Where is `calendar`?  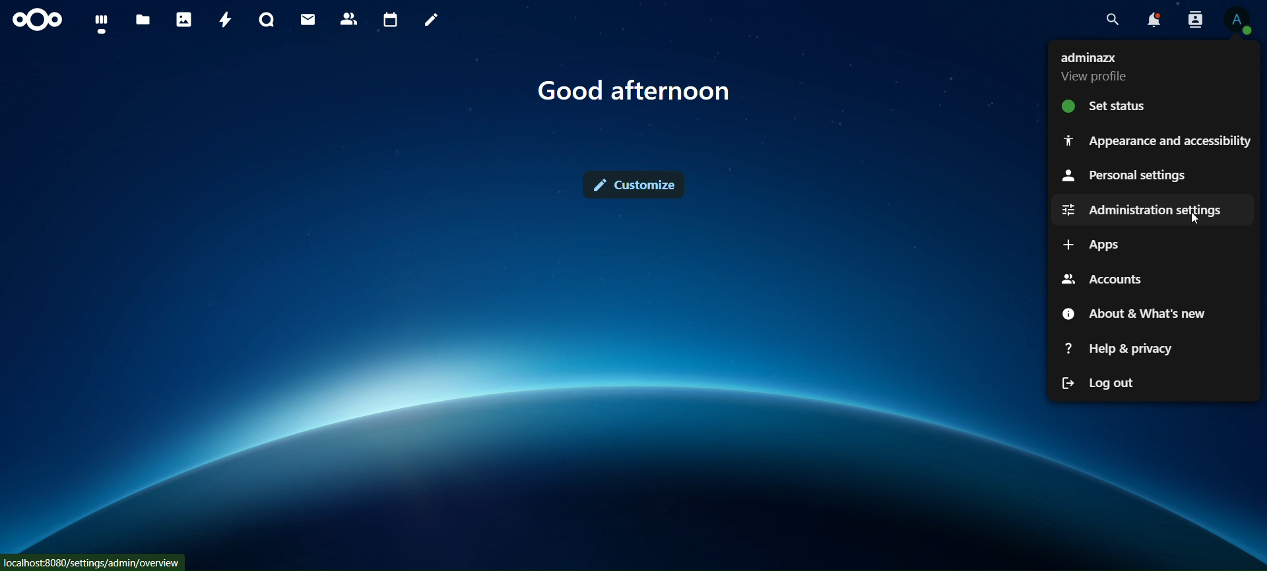
calendar is located at coordinates (389, 18).